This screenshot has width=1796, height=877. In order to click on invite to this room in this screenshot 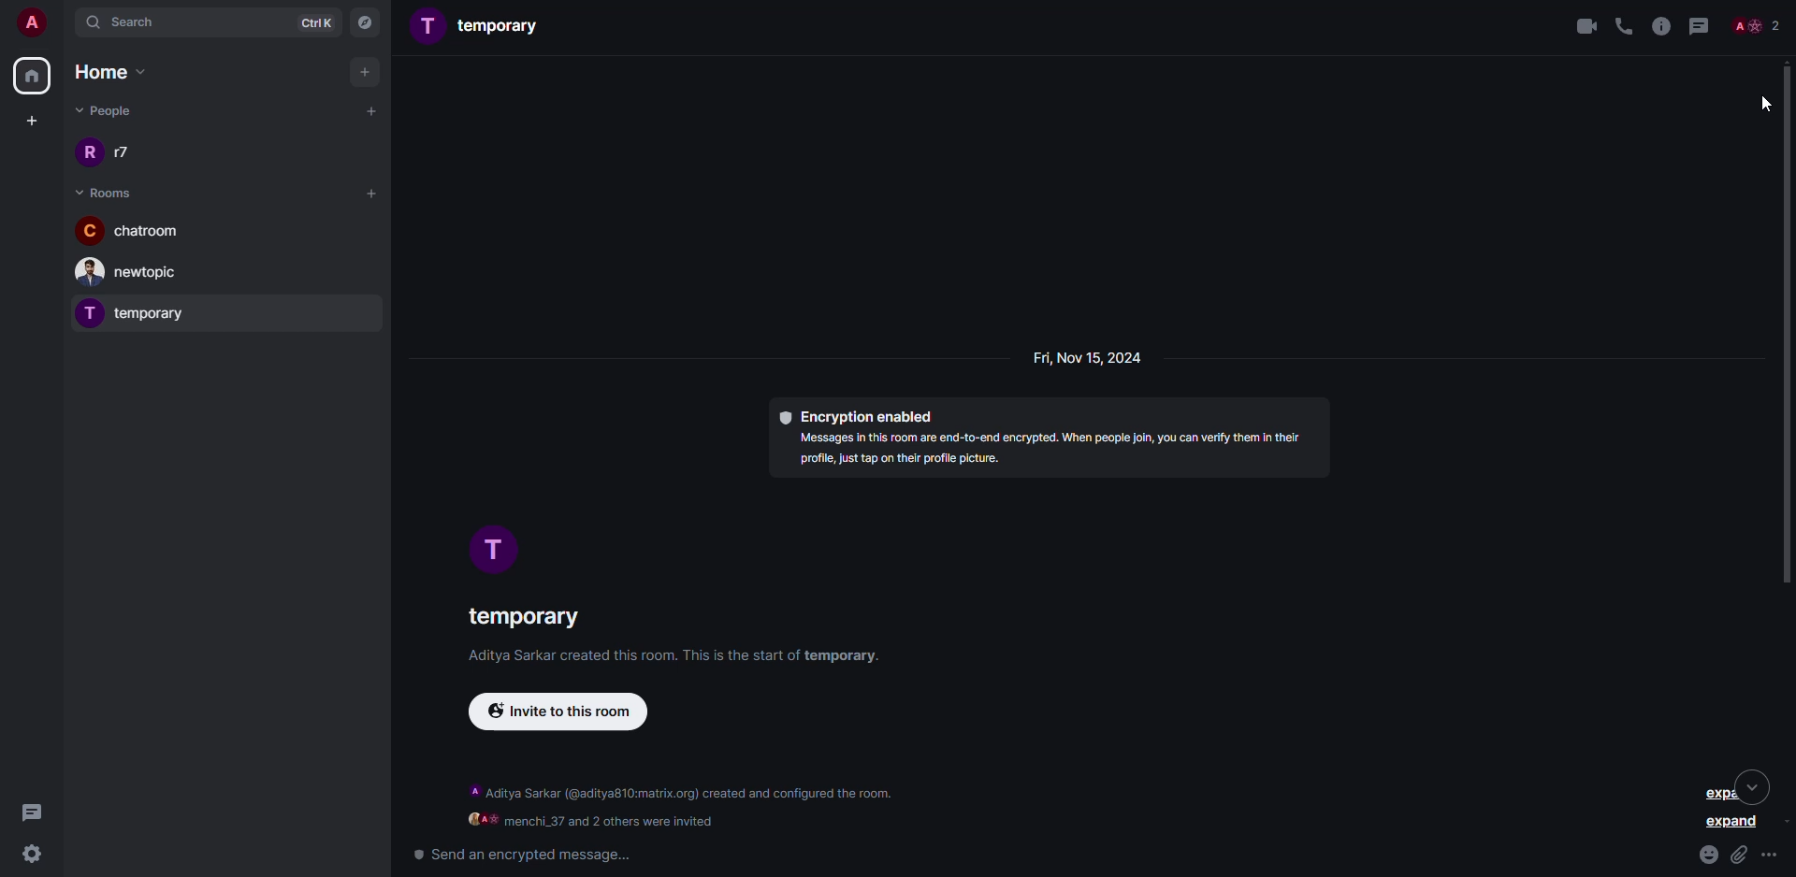, I will do `click(570, 714)`.